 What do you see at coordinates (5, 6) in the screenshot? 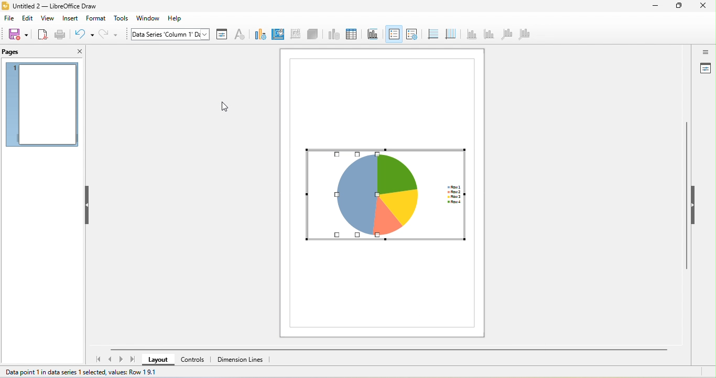
I see `libre office draw logo` at bounding box center [5, 6].